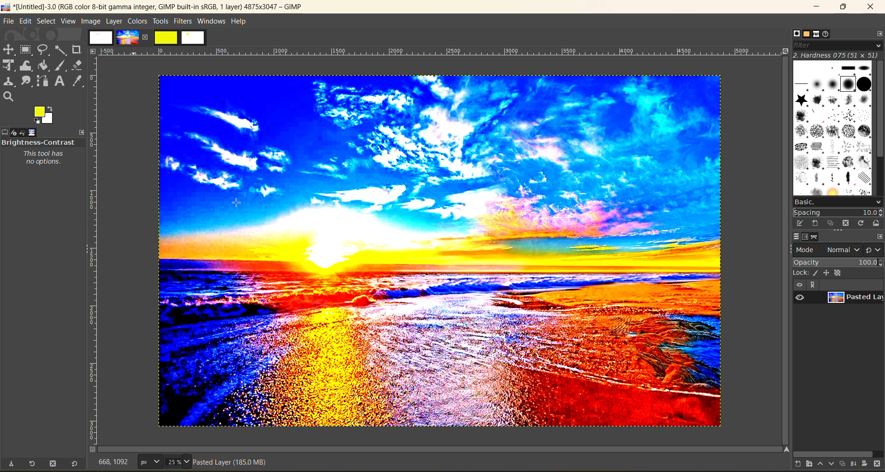 The width and height of the screenshot is (885, 472). What do you see at coordinates (863, 225) in the screenshot?
I see `refresh brush` at bounding box center [863, 225].